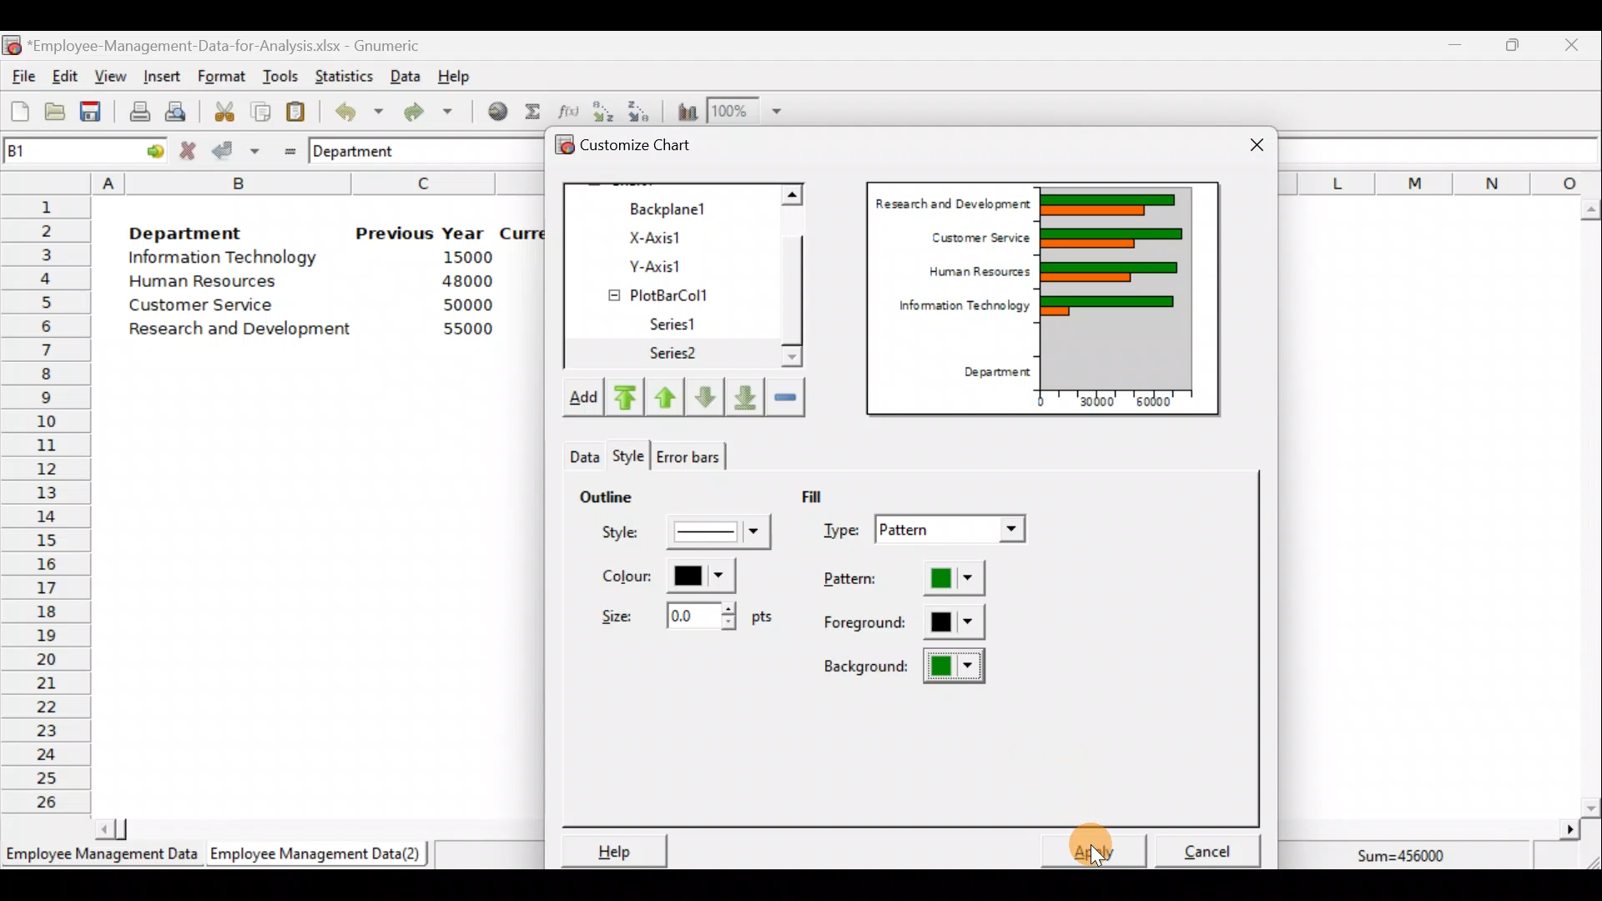 Image resolution: width=1602 pixels, height=901 pixels. I want to click on Error bars, so click(688, 453).